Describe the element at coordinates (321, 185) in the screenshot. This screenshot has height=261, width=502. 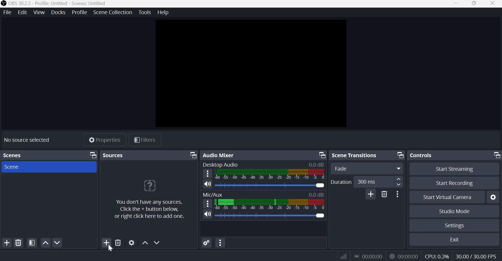
I see `Audio Slider` at that location.